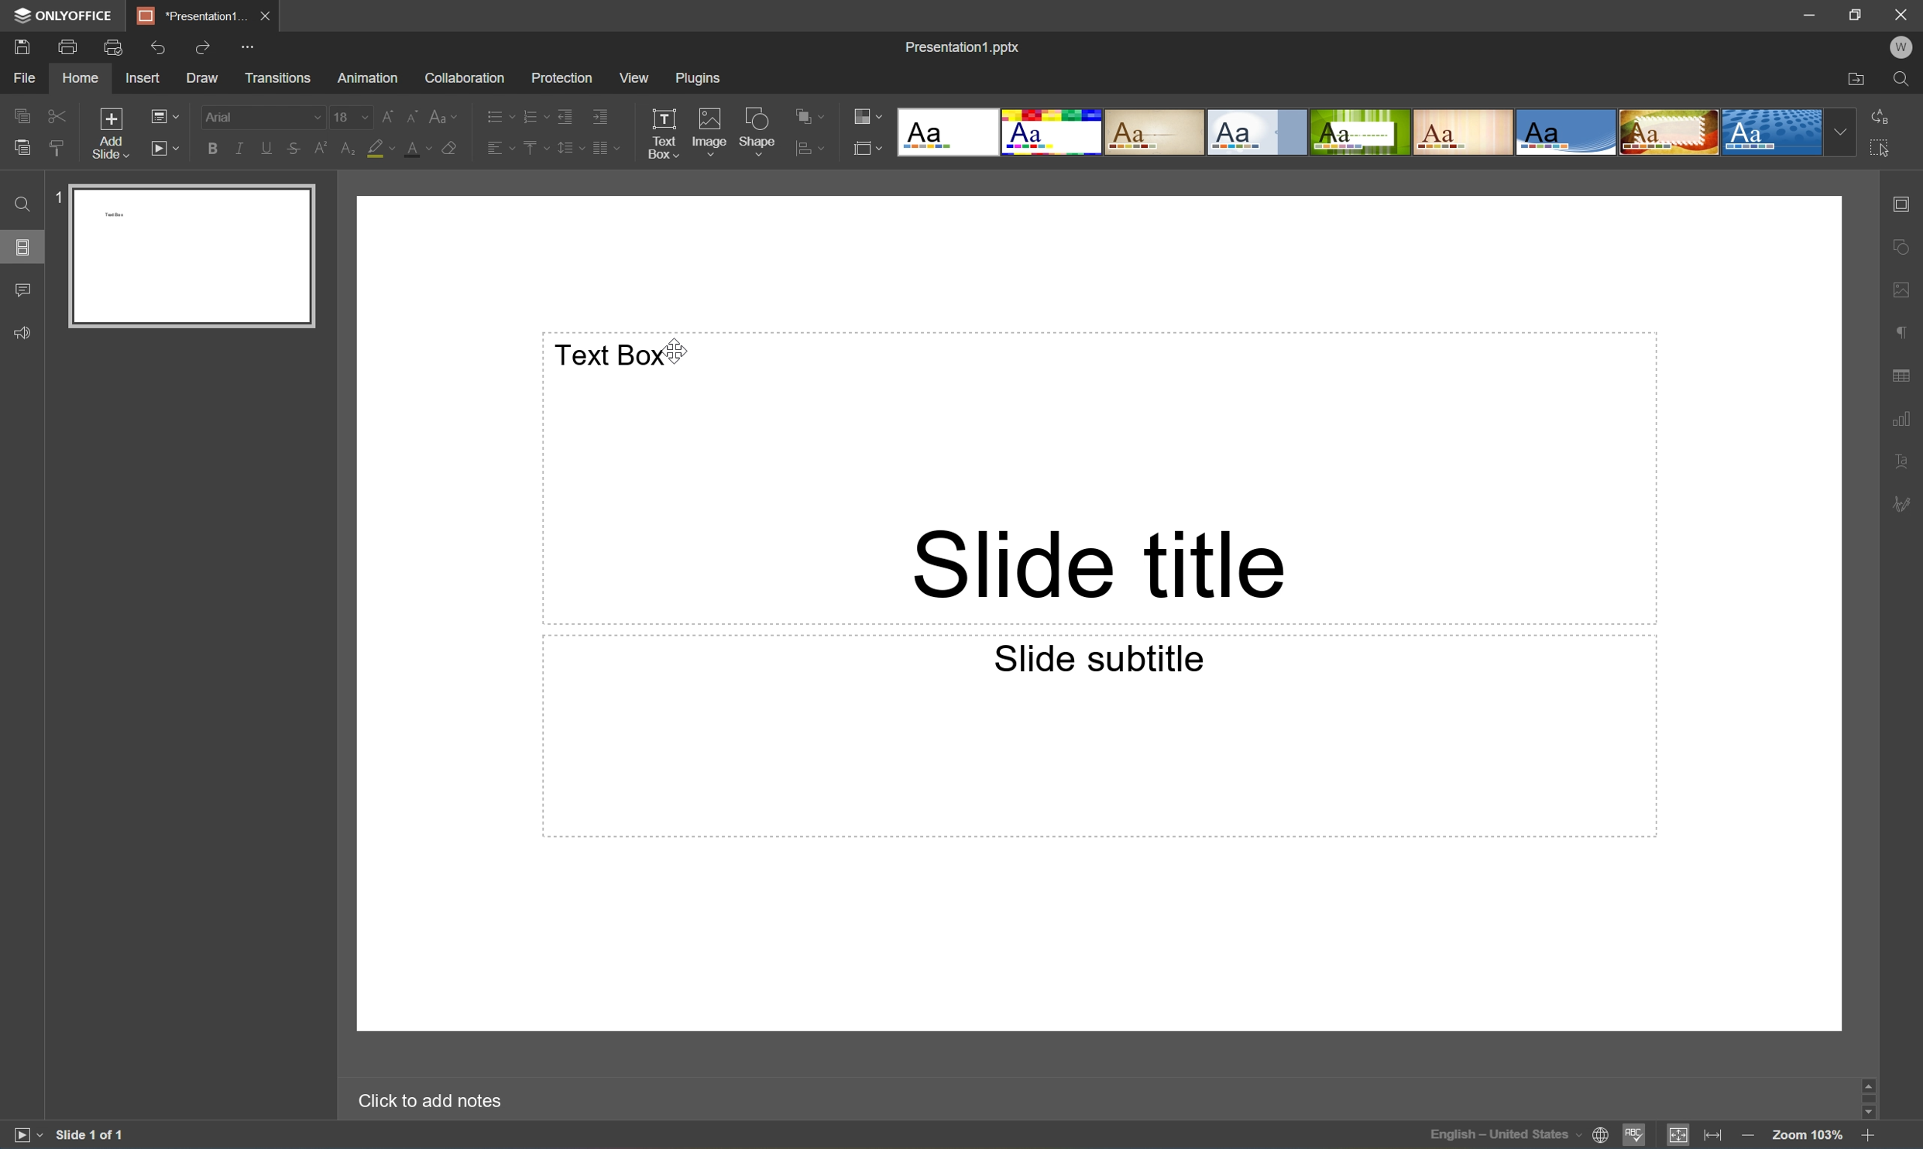 Image resolution: width=1923 pixels, height=1149 pixels. Describe the element at coordinates (1908, 374) in the screenshot. I see `Table settings` at that location.